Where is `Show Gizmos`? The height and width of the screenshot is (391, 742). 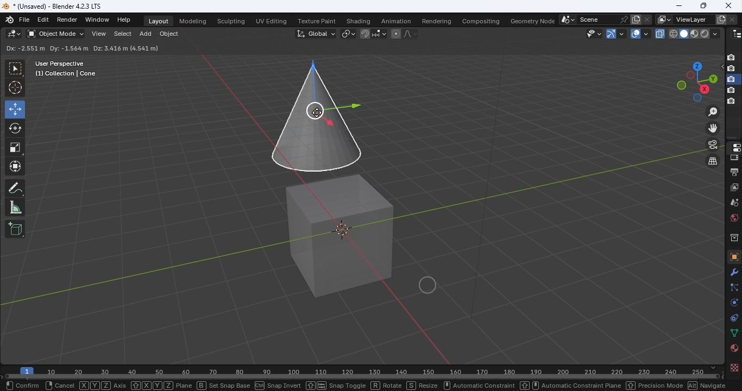 Show Gizmos is located at coordinates (622, 33).